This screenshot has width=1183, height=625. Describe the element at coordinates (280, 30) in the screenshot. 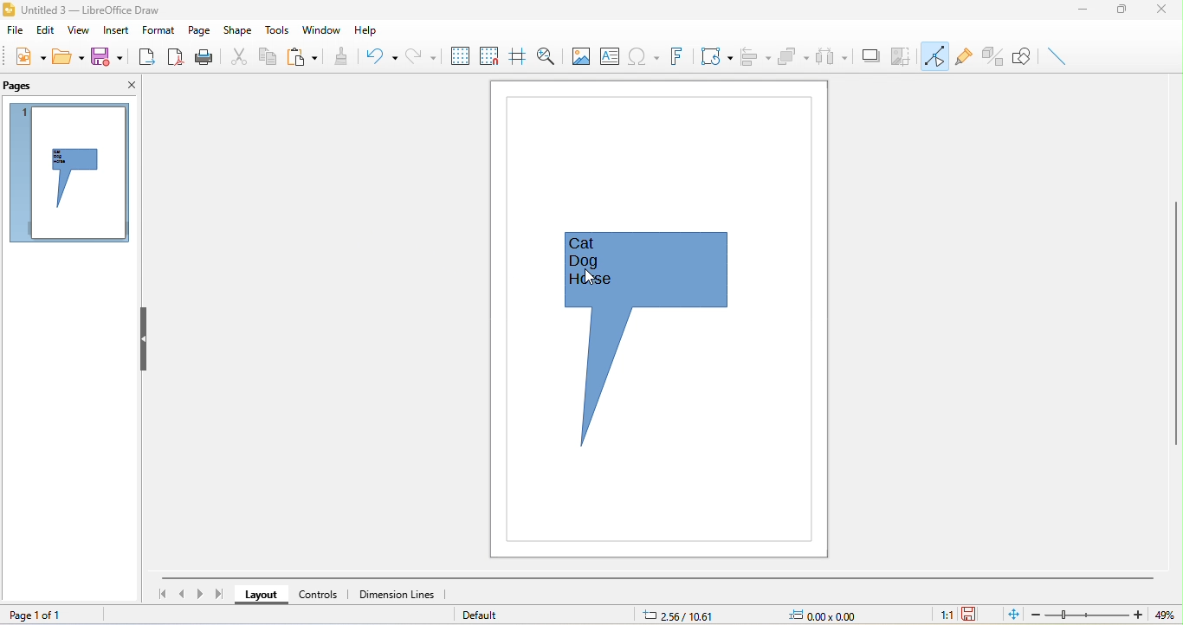

I see `tools` at that location.